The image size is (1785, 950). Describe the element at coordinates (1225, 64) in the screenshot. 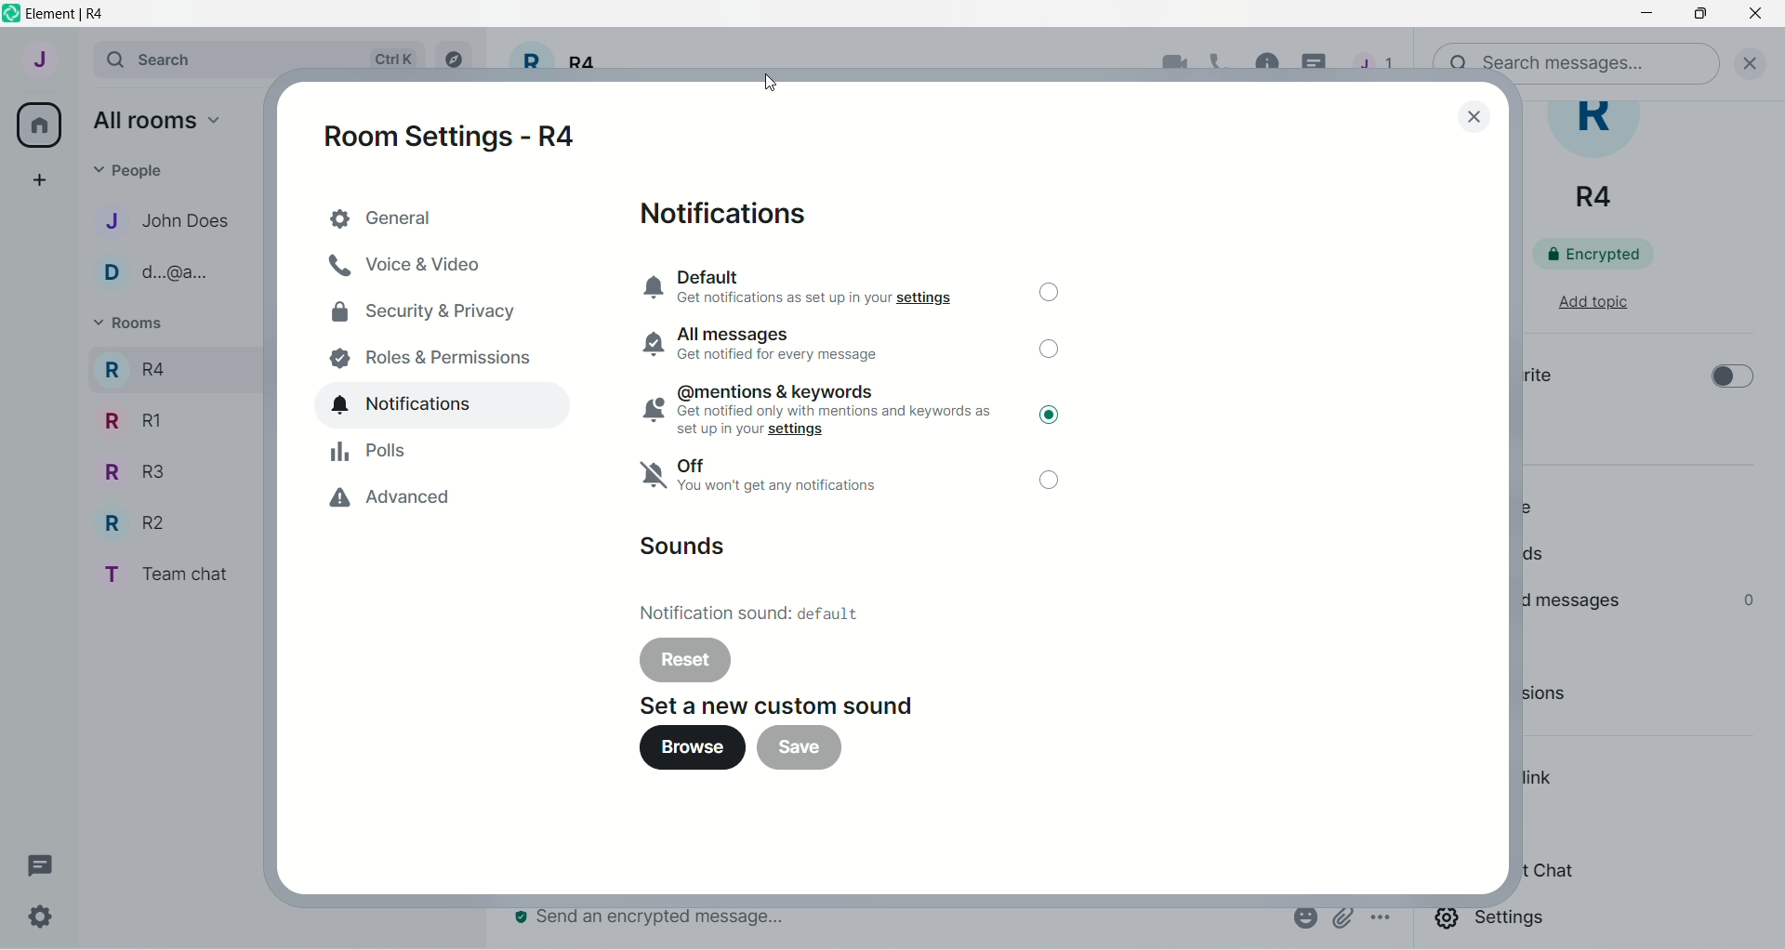

I see `voice call` at that location.